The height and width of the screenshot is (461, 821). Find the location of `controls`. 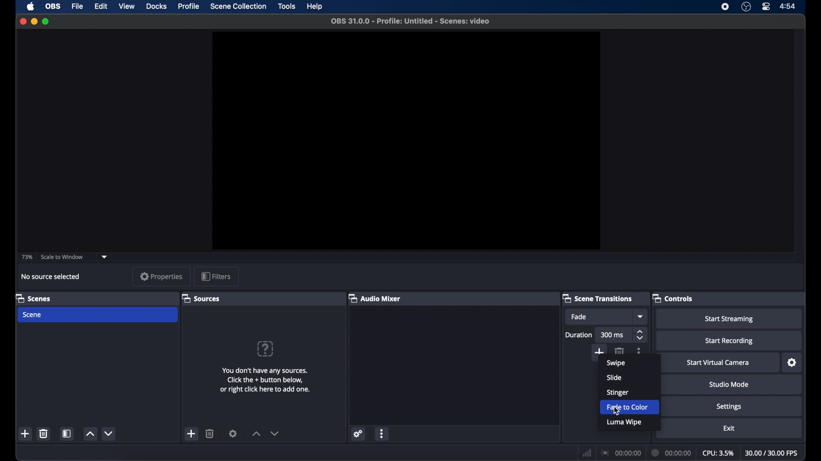

controls is located at coordinates (672, 298).